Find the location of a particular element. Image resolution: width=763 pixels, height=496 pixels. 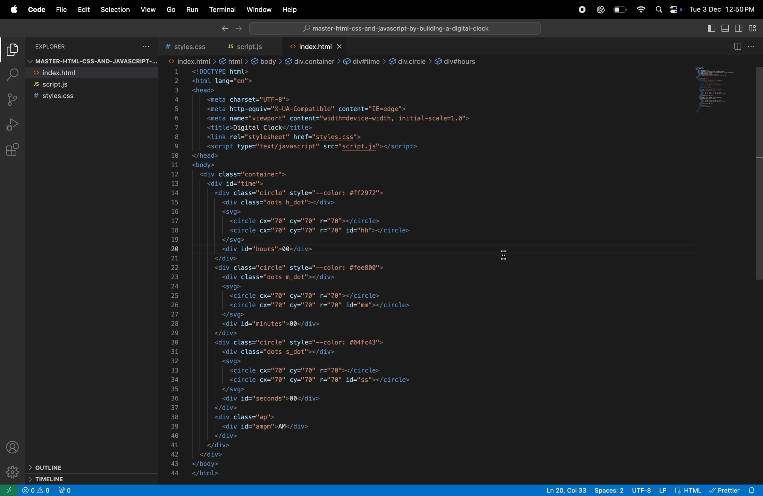

window is located at coordinates (259, 10).